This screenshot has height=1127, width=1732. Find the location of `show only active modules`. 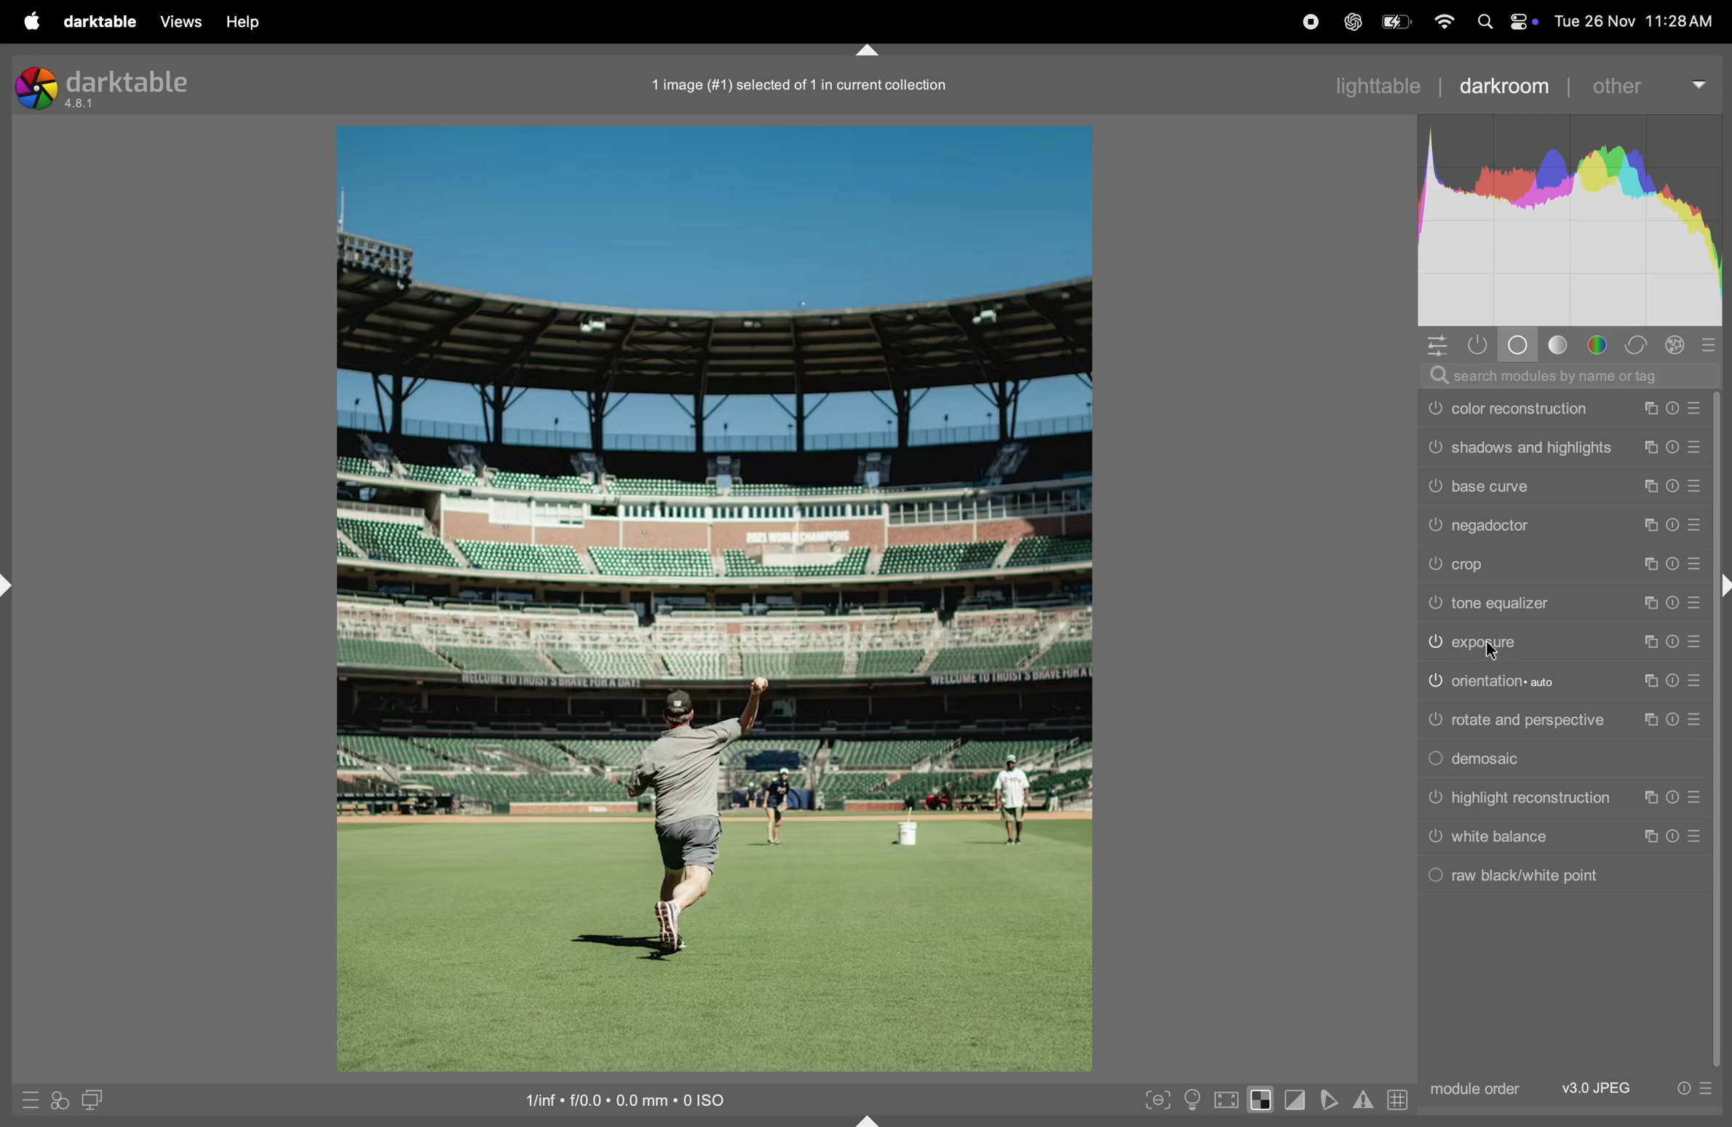

show only active modules is located at coordinates (1483, 345).